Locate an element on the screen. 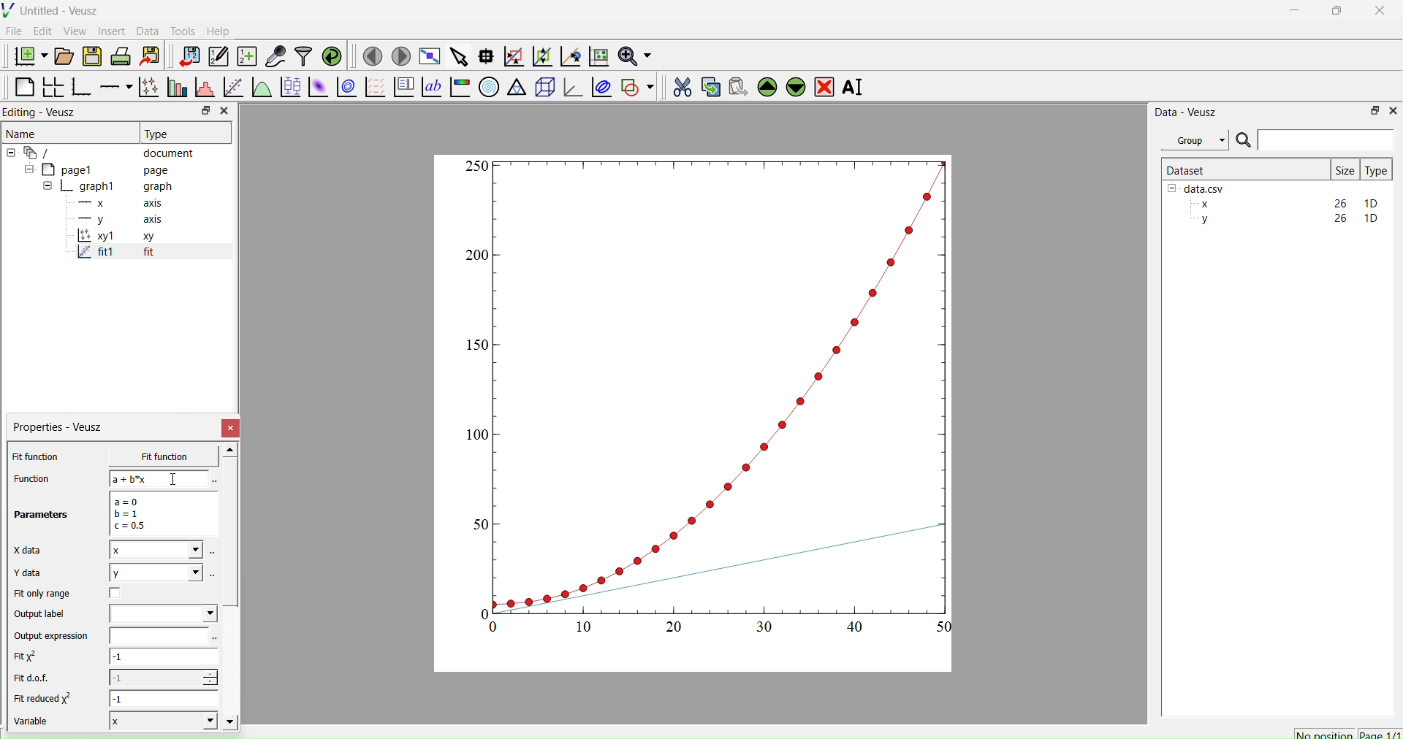 The height and width of the screenshot is (739, 1403). Checkbox is located at coordinates (119, 593).